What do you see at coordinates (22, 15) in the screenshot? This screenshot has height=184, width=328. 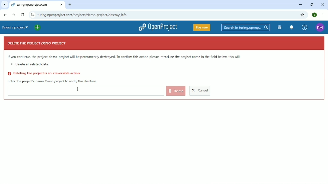 I see `Reload this page` at bounding box center [22, 15].